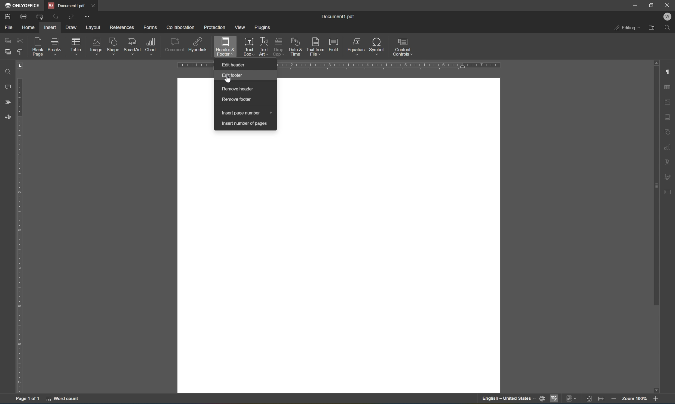 The width and height of the screenshot is (675, 404). What do you see at coordinates (668, 87) in the screenshot?
I see `tabular settings` at bounding box center [668, 87].